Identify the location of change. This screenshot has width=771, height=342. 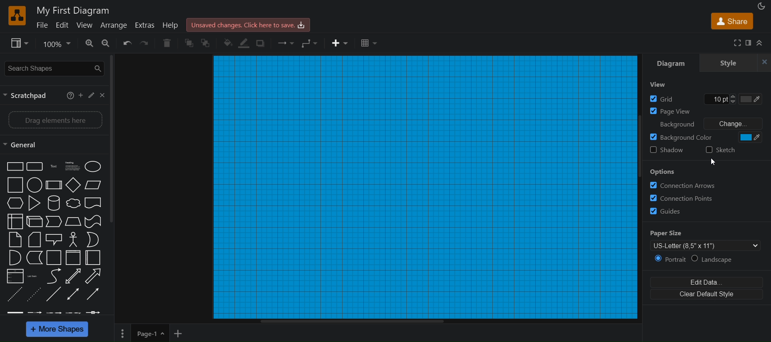
(732, 123).